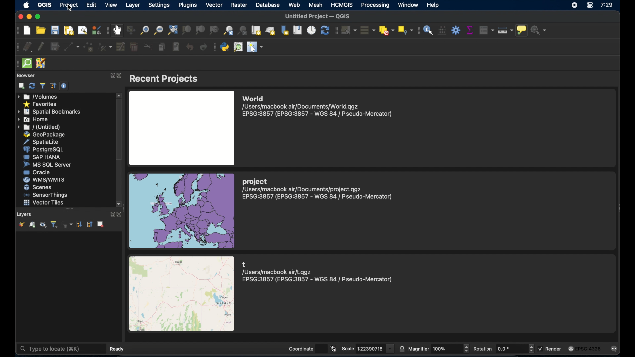 Image resolution: width=635 pixels, height=357 pixels. What do you see at coordinates (65, 87) in the screenshot?
I see `enable/disable properties widget` at bounding box center [65, 87].